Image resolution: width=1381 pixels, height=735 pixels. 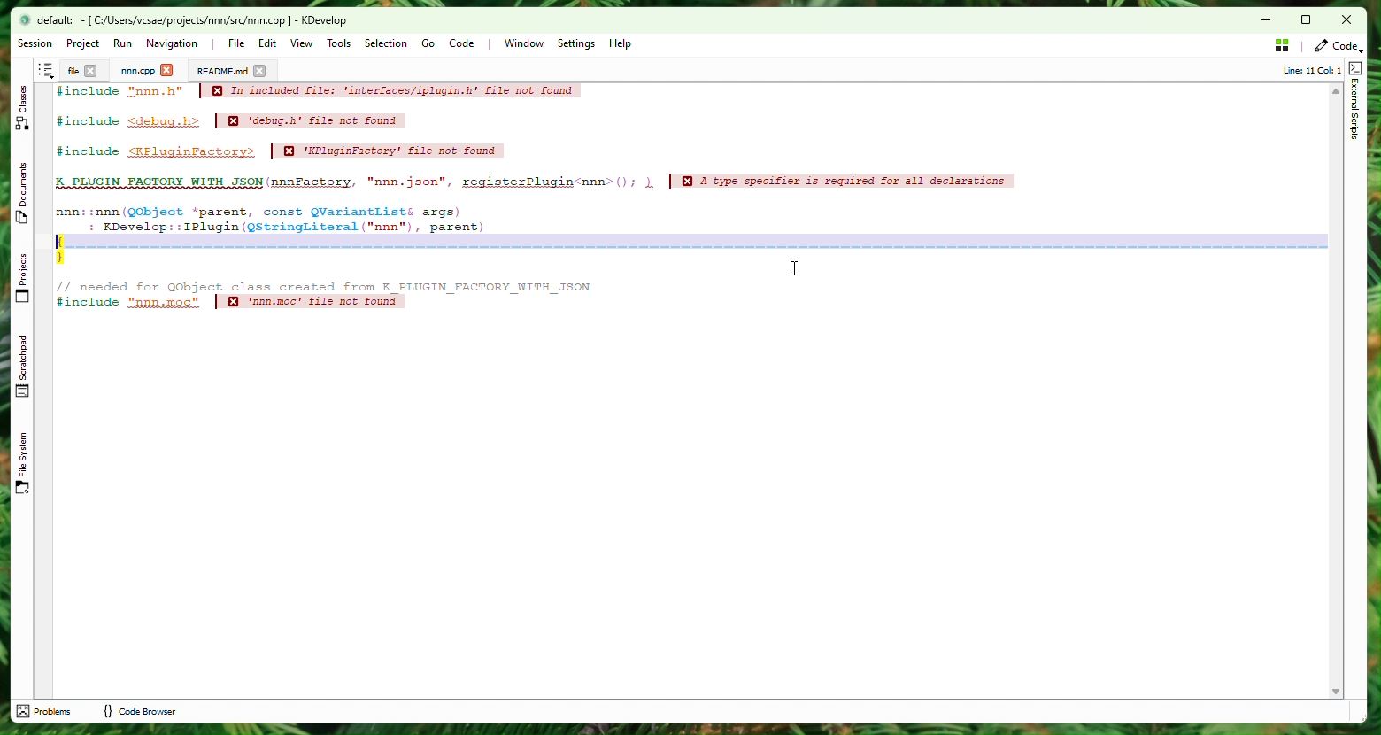 I want to click on Projects, so click(x=25, y=279).